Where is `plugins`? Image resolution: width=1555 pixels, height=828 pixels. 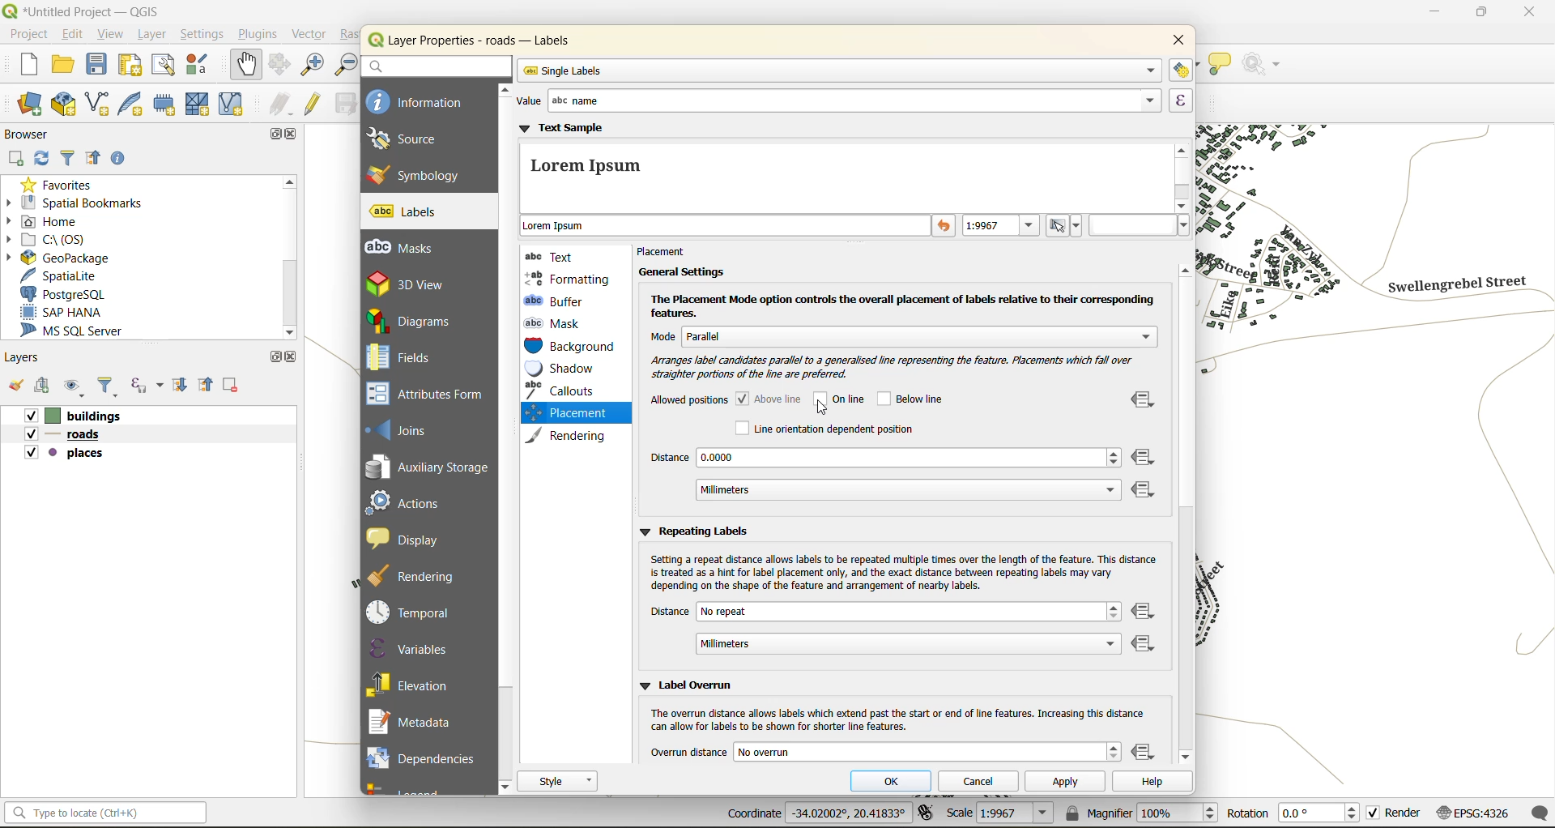
plugins is located at coordinates (258, 36).